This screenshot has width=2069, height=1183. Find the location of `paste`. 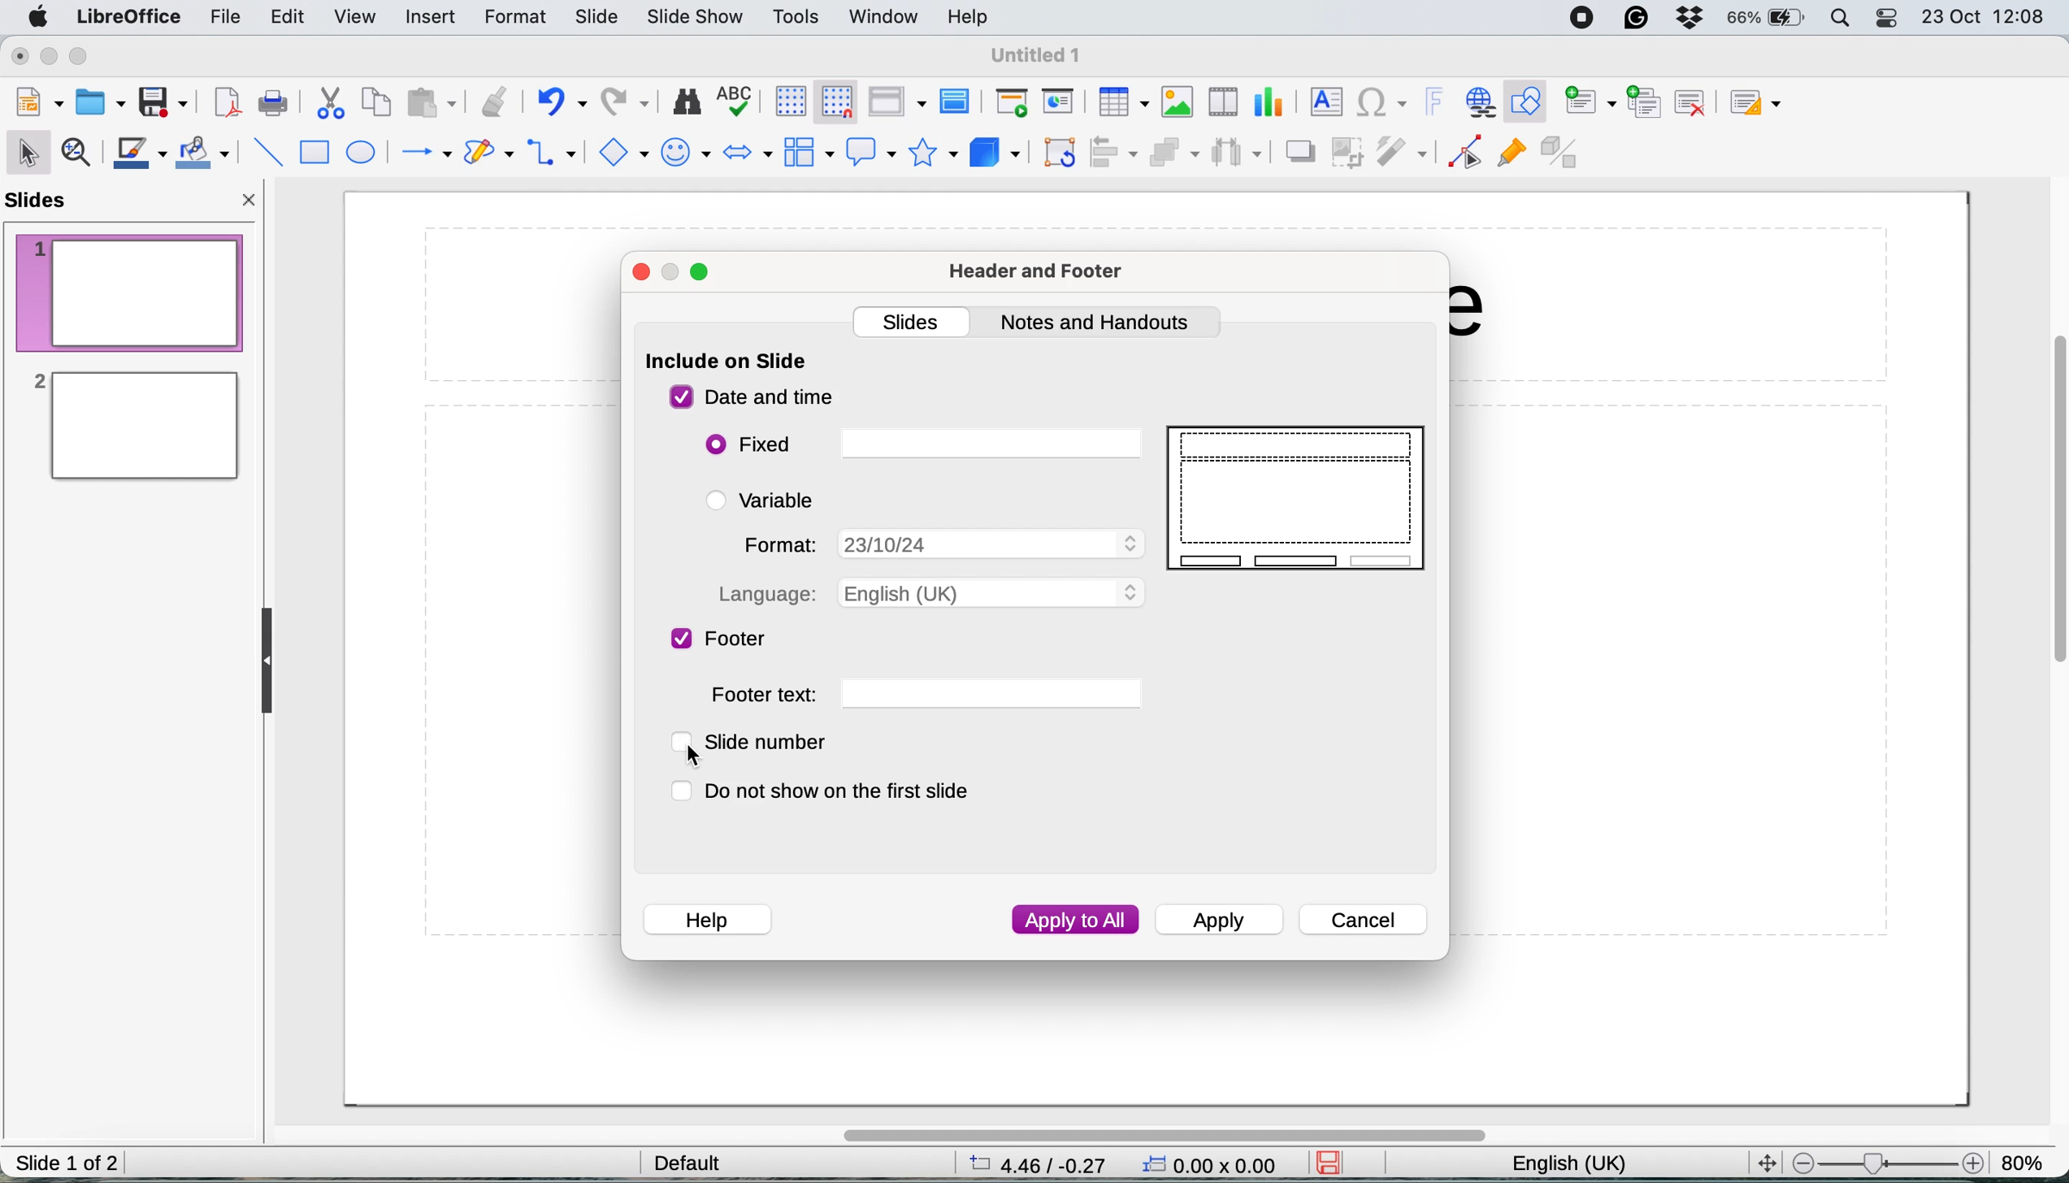

paste is located at coordinates (428, 102).